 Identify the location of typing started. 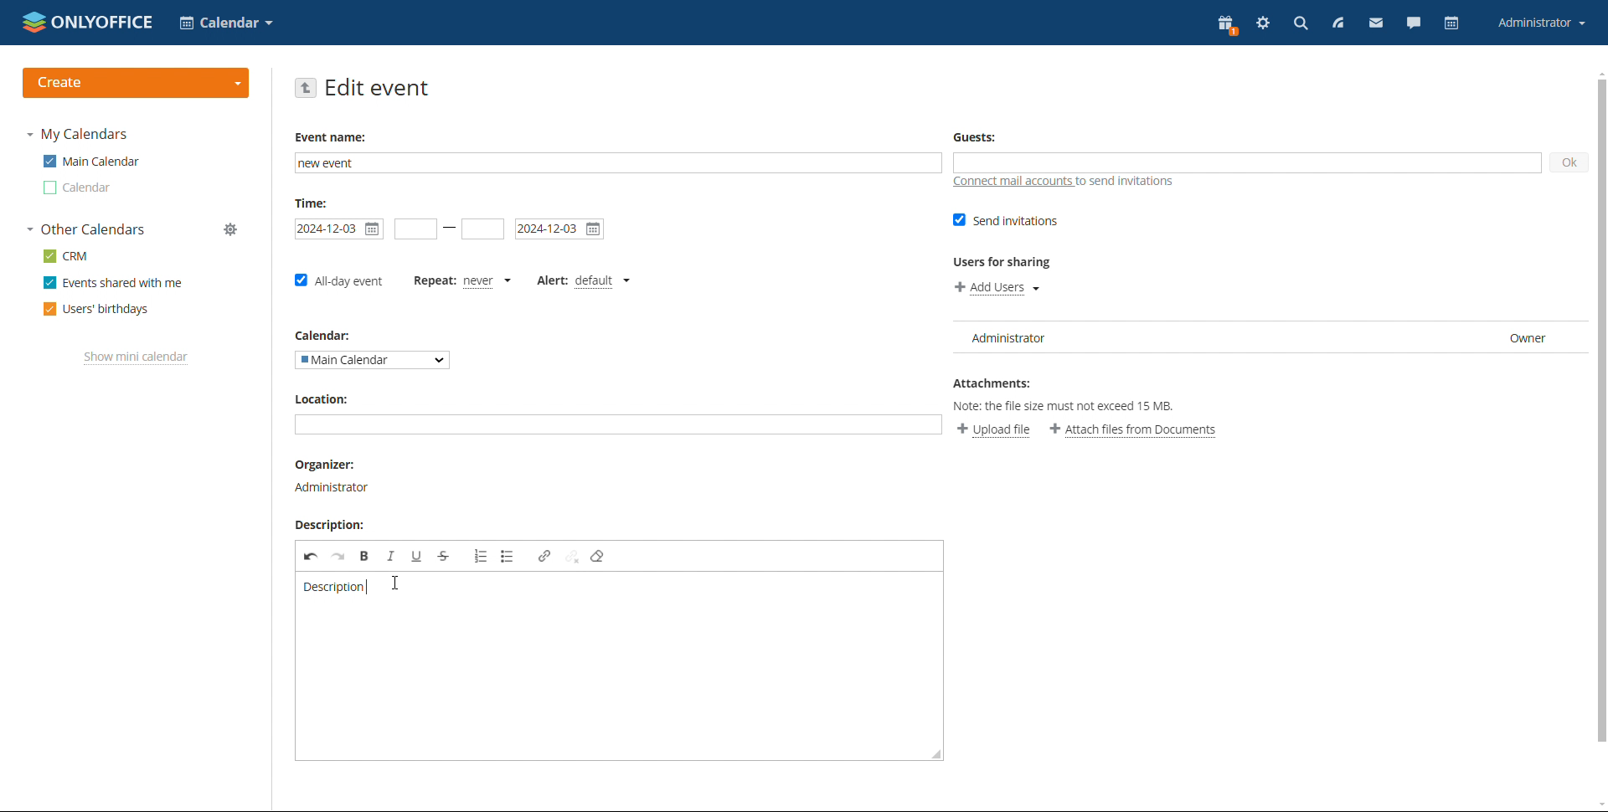
(368, 585).